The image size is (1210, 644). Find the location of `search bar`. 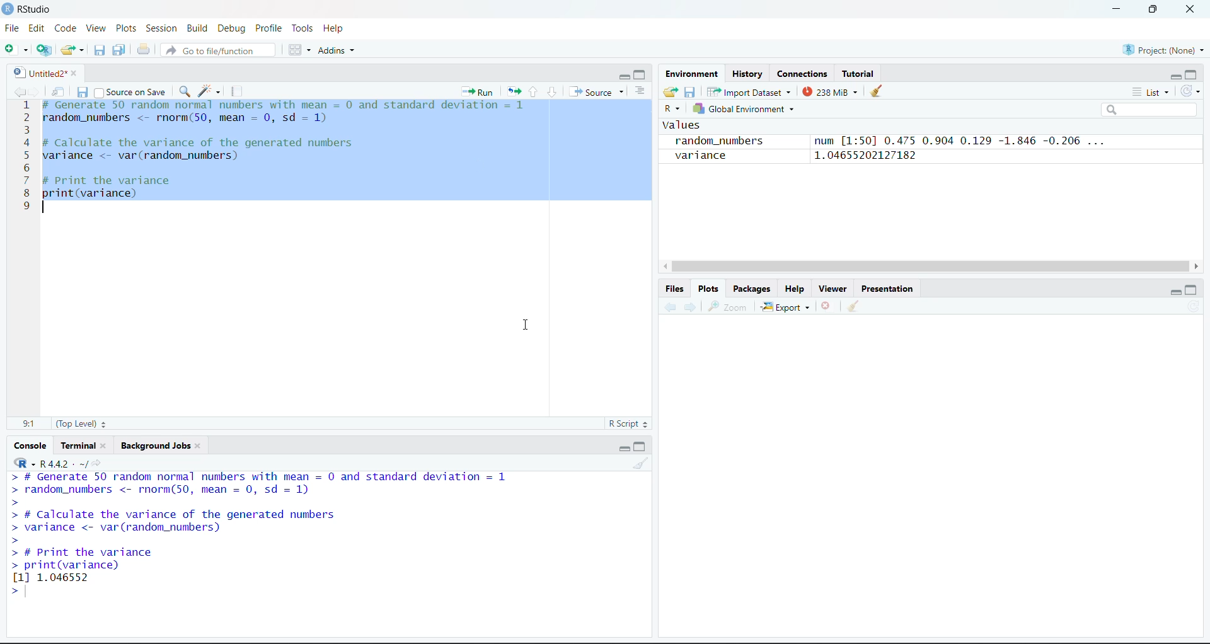

search bar is located at coordinates (1148, 110).